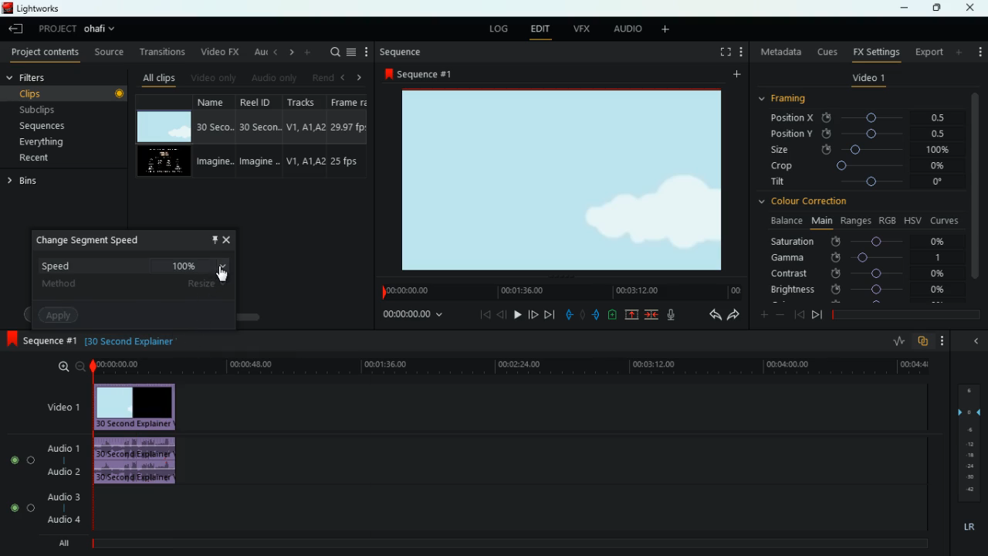 This screenshot has width=988, height=556. What do you see at coordinates (56, 144) in the screenshot?
I see `everything` at bounding box center [56, 144].